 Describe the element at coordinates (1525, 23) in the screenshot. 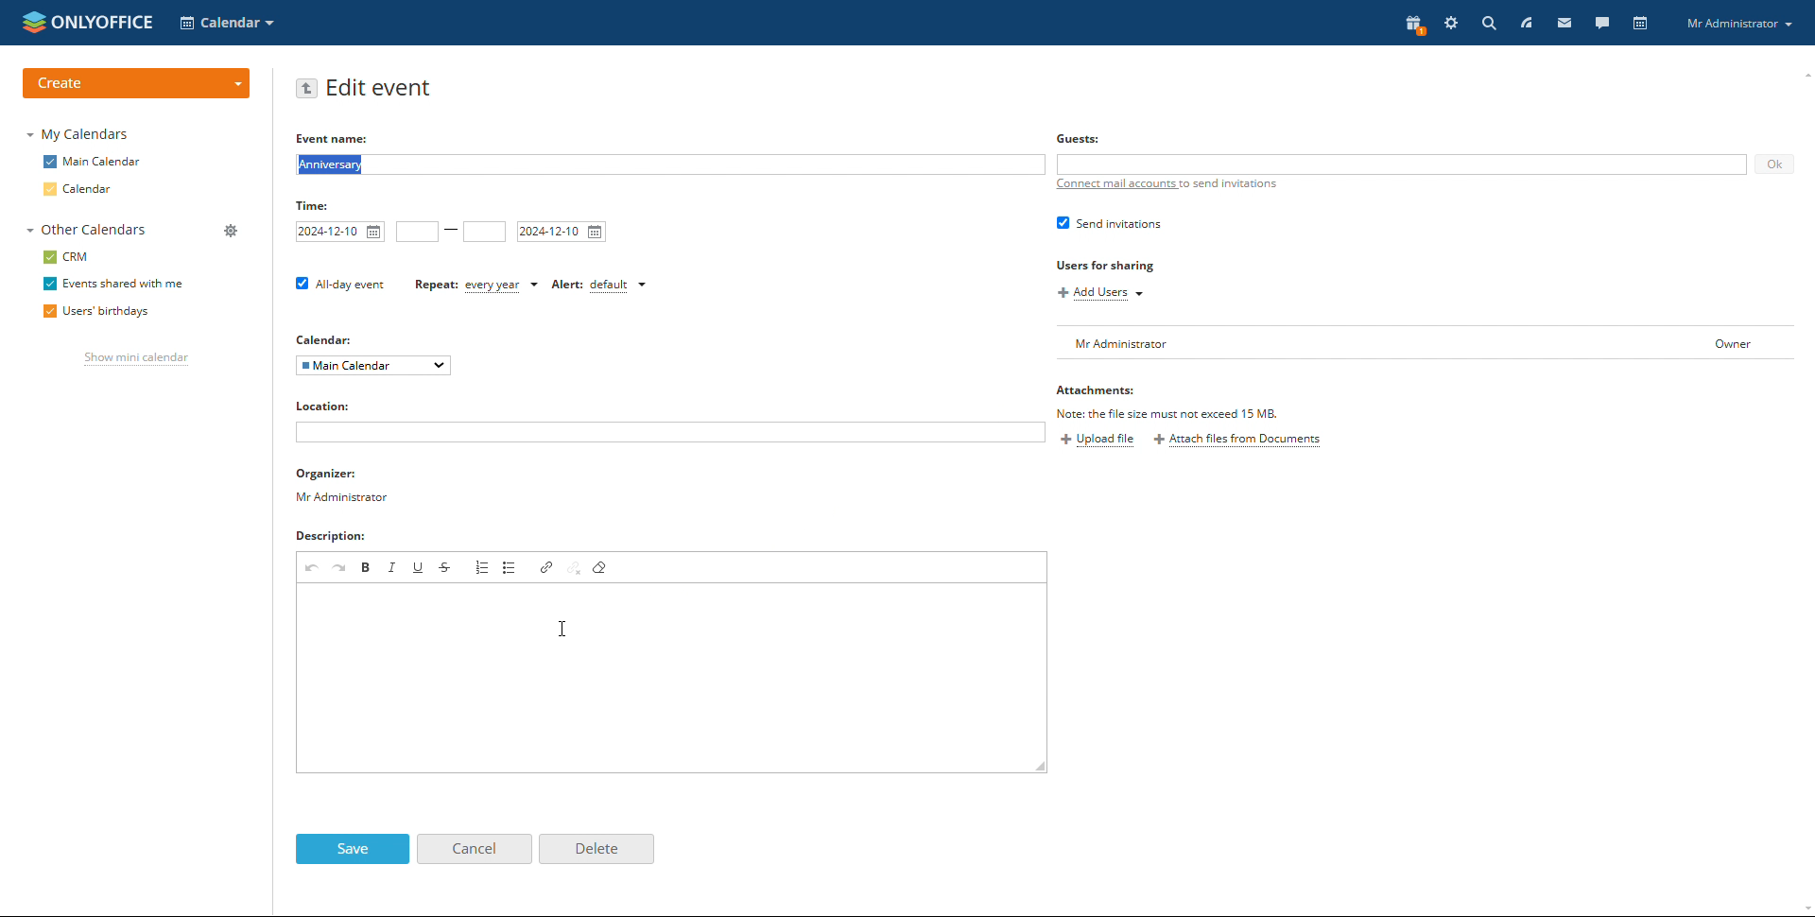

I see `feed` at that location.